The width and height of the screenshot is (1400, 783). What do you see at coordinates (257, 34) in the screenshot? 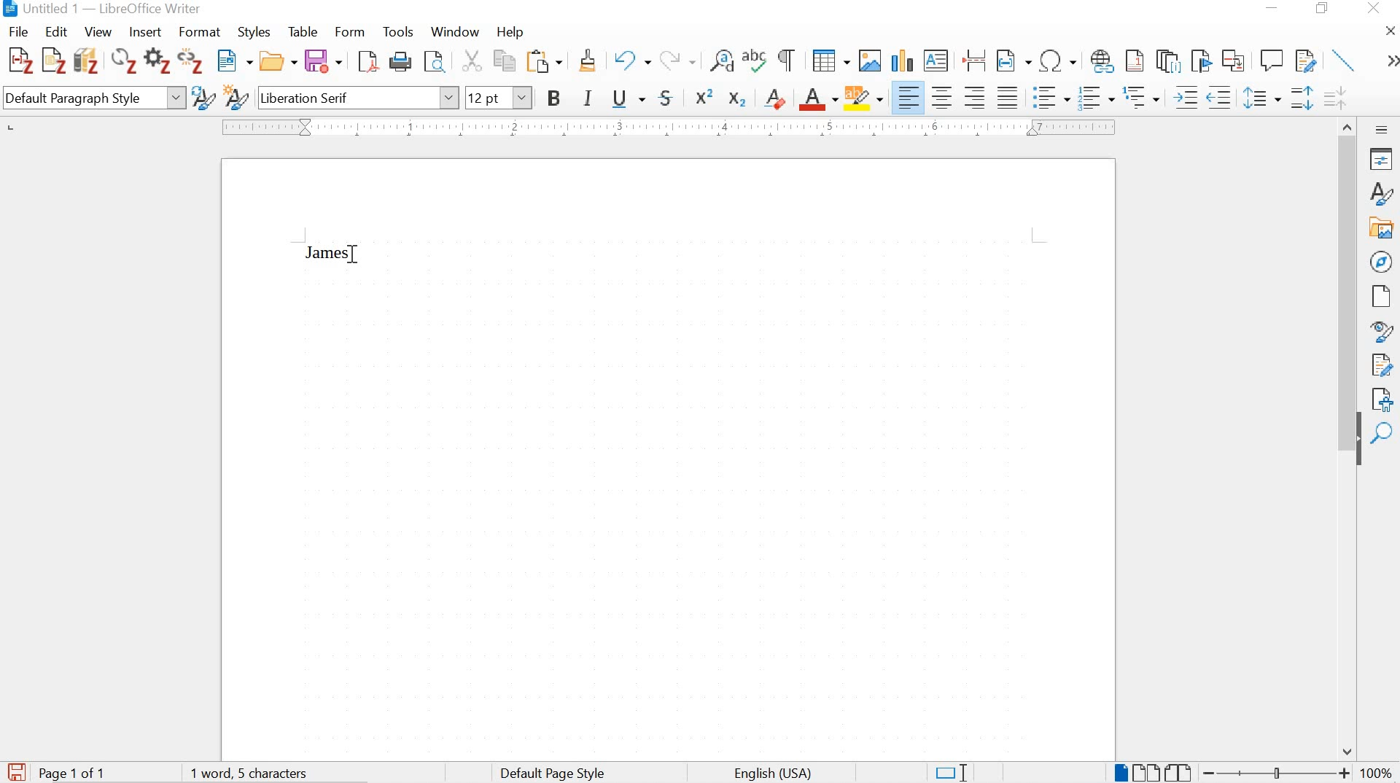
I see `styles` at bounding box center [257, 34].